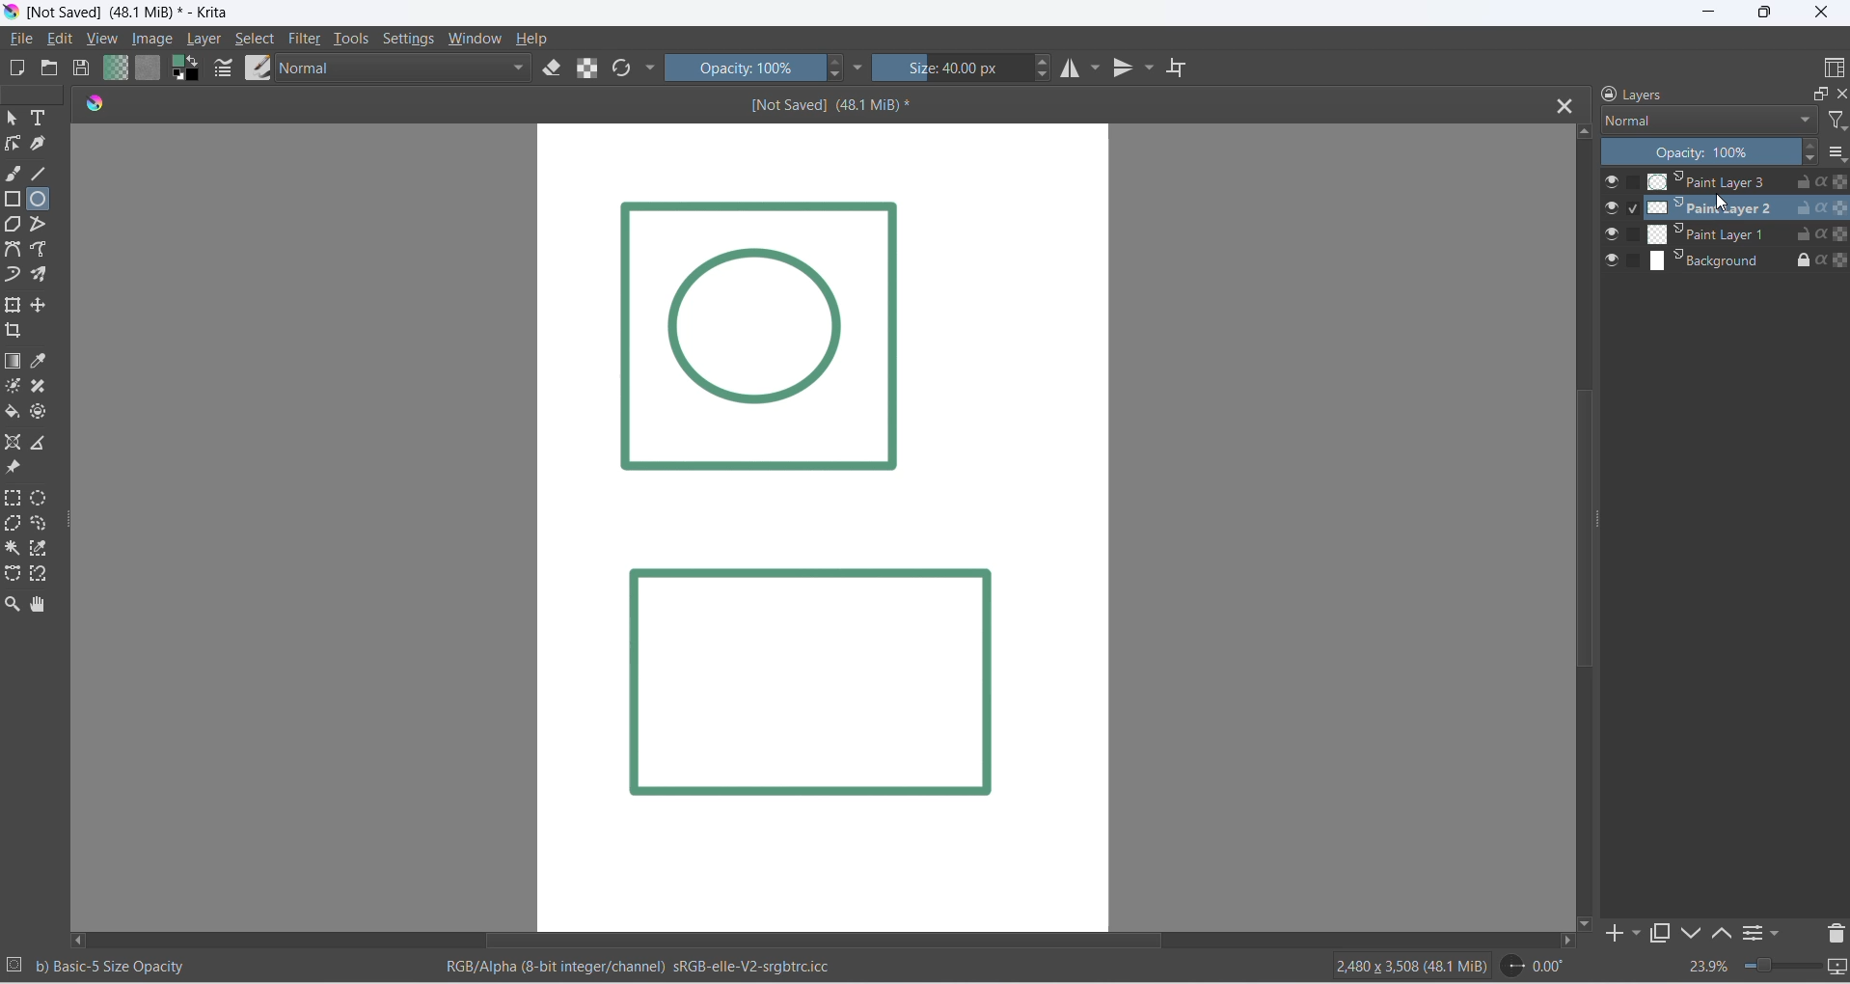  I want to click on enclose tool, so click(42, 413).